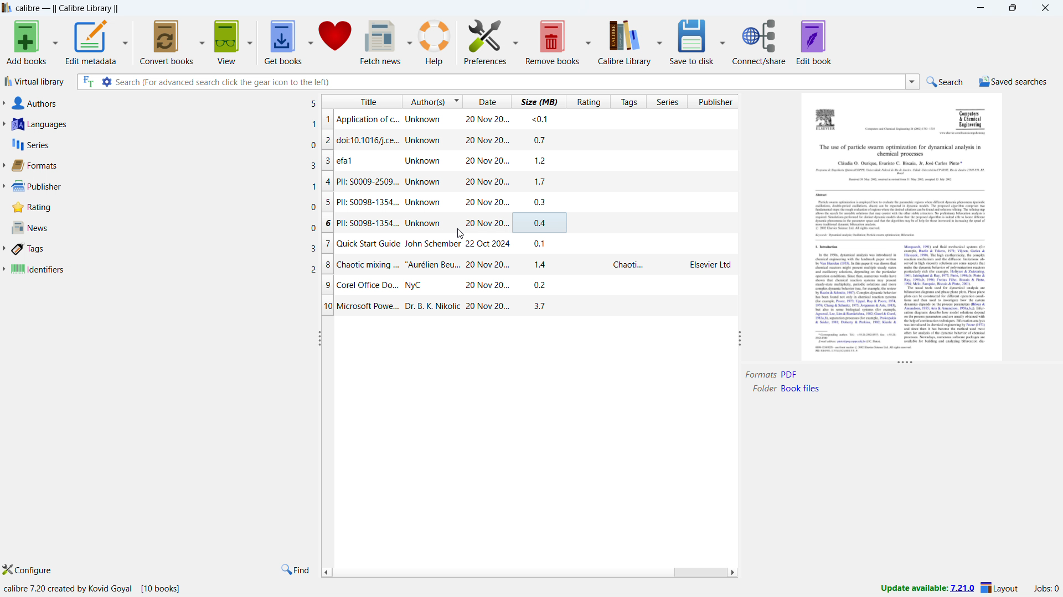 Image resolution: width=1063 pixels, height=597 pixels. What do you see at coordinates (326, 572) in the screenshot?
I see `scroll left` at bounding box center [326, 572].